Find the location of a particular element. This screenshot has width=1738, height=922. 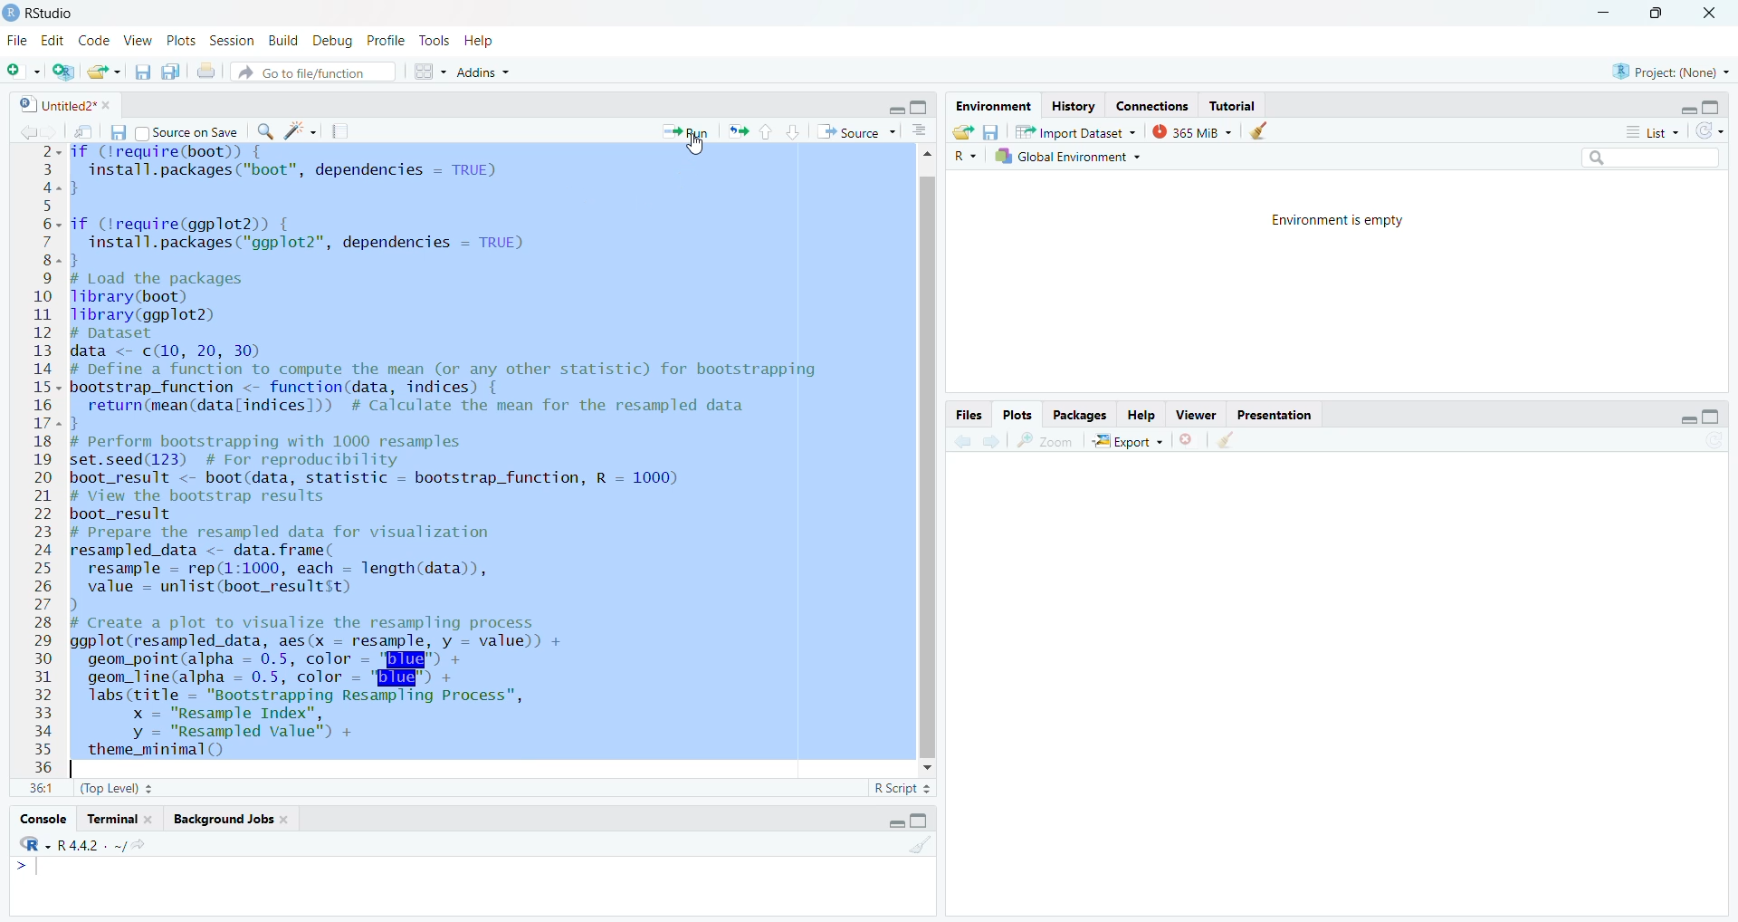

Environment is located at coordinates (987, 106).